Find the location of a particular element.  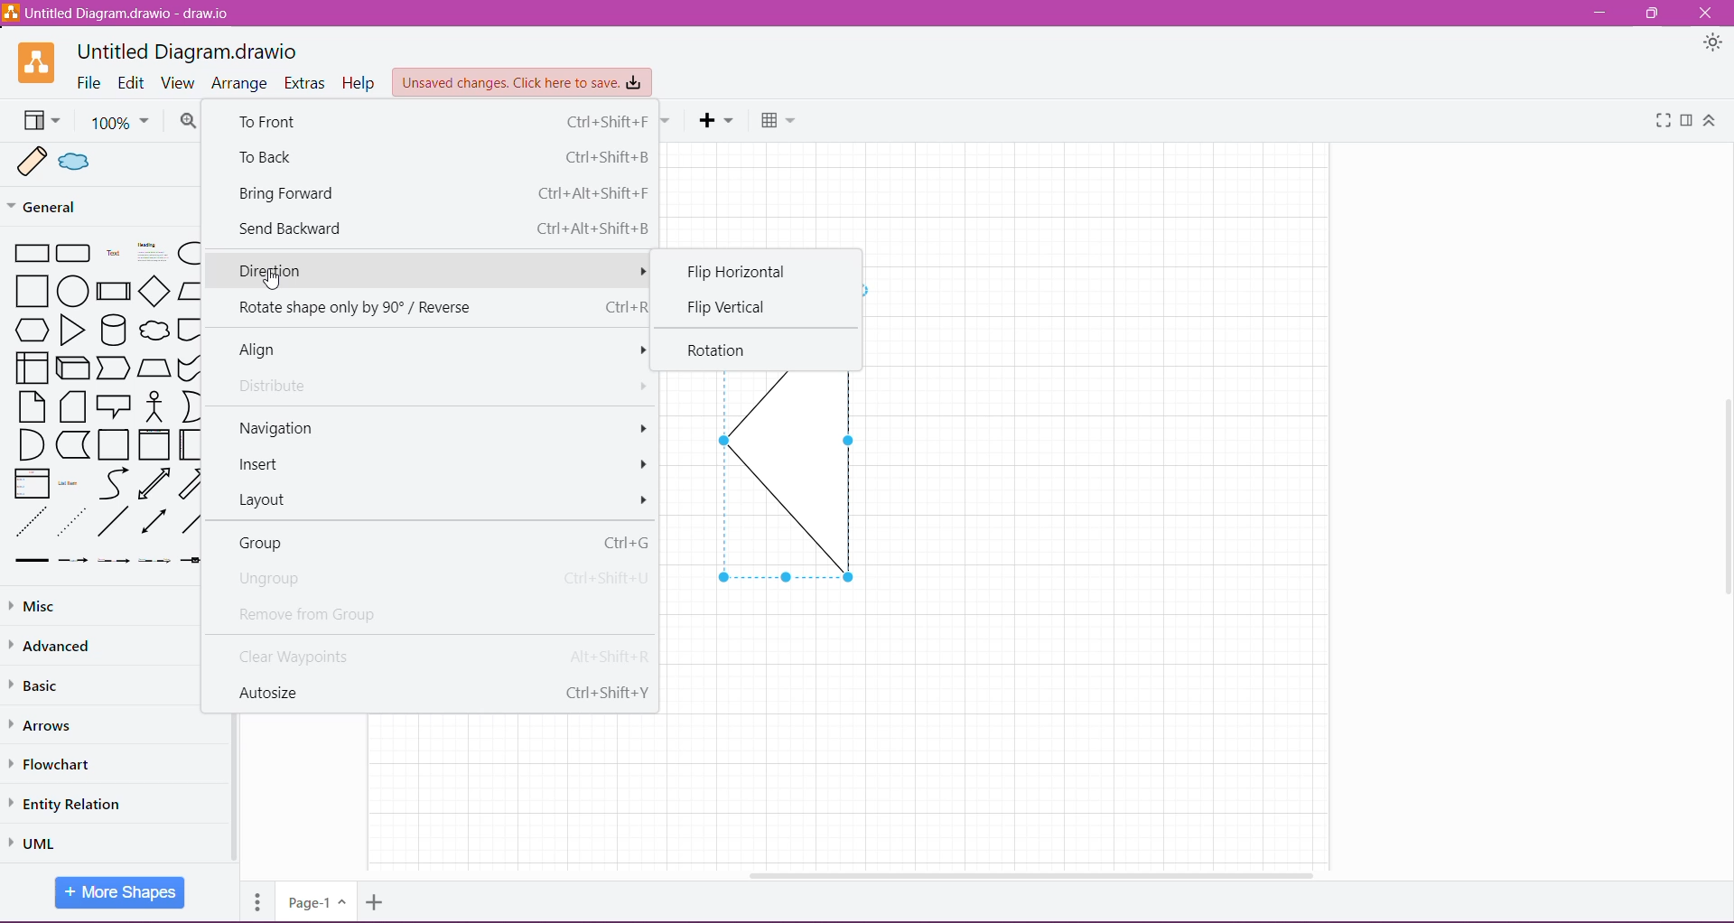

Zoom In is located at coordinates (188, 121).